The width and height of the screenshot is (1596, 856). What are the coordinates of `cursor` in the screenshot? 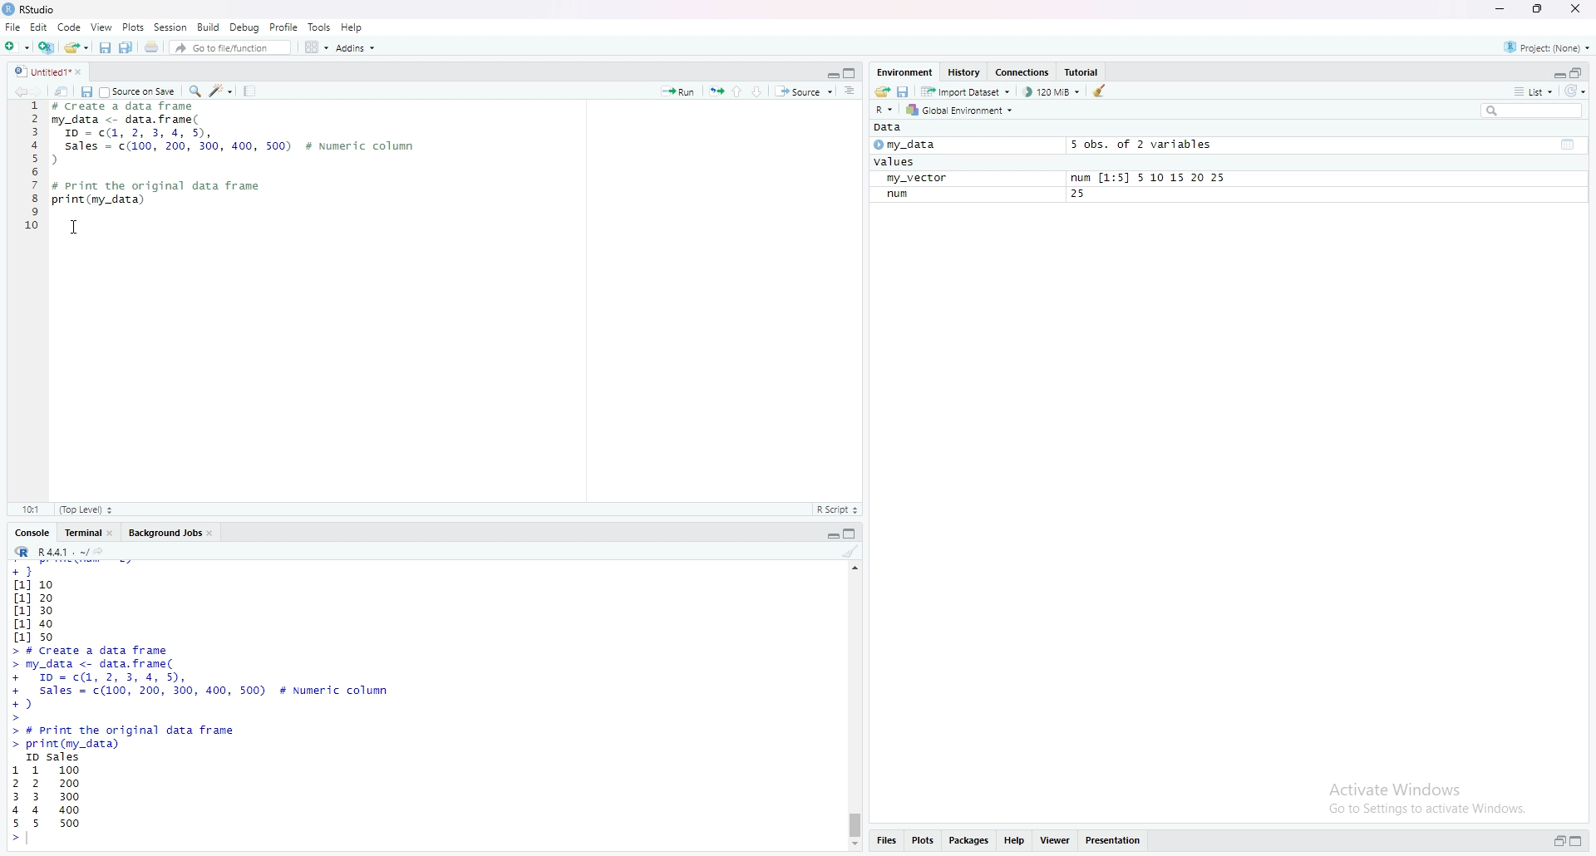 It's located at (79, 225).